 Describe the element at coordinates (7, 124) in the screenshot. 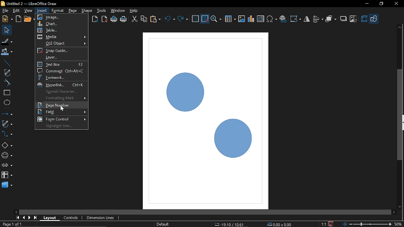

I see `Curves and polygons` at that location.